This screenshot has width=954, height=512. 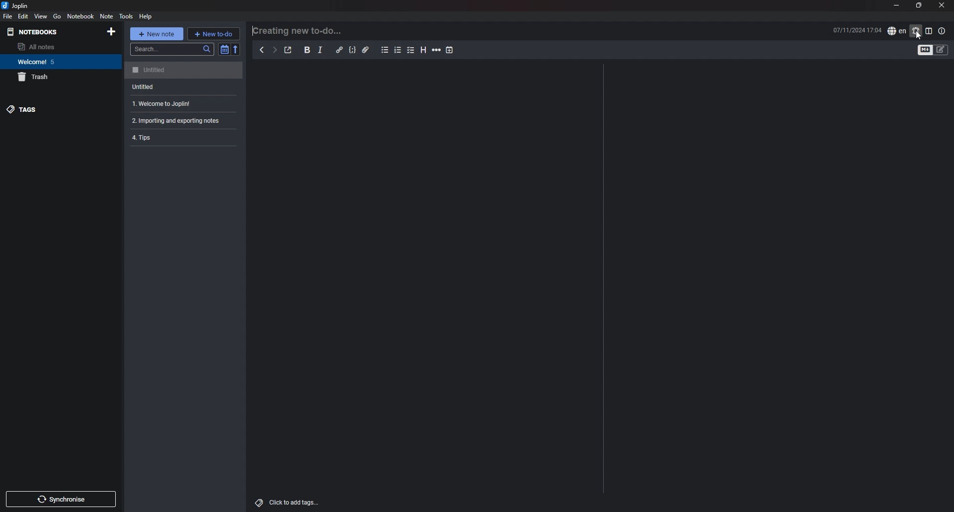 What do you see at coordinates (147, 17) in the screenshot?
I see `help` at bounding box center [147, 17].